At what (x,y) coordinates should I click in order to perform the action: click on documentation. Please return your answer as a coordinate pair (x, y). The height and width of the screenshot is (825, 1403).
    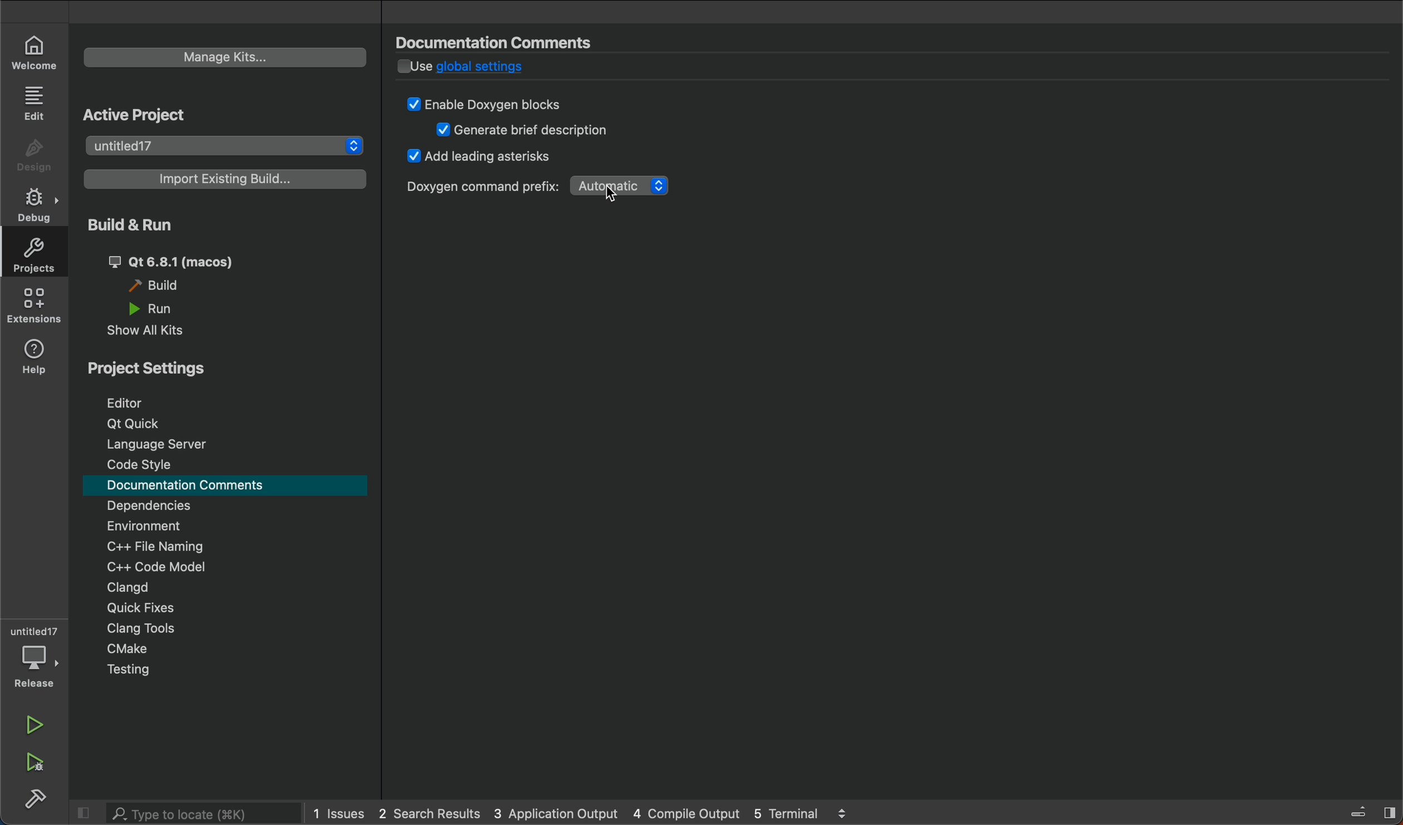
    Looking at the image, I should click on (192, 486).